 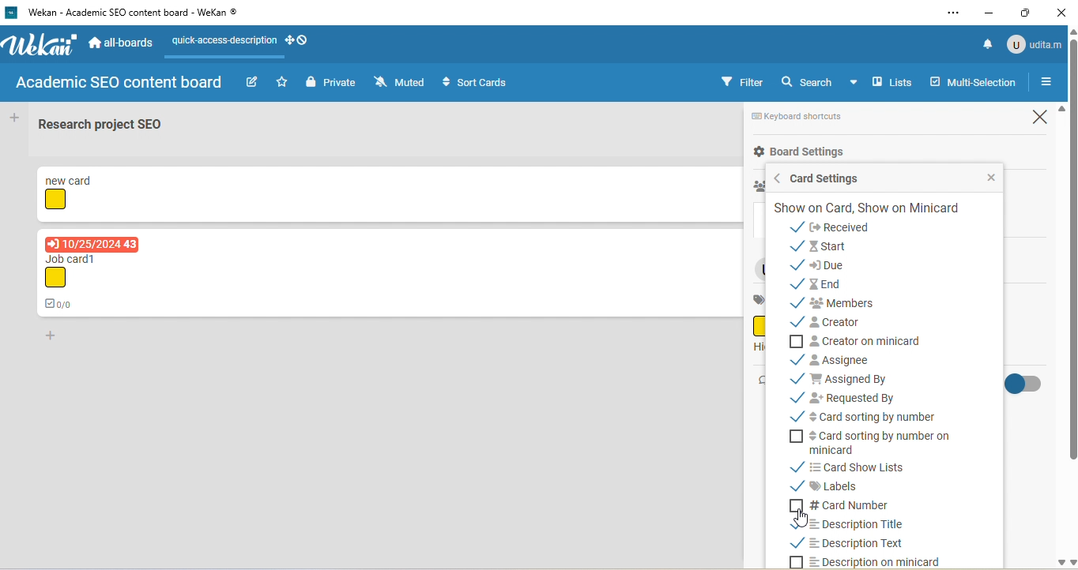 I want to click on received, so click(x=845, y=227).